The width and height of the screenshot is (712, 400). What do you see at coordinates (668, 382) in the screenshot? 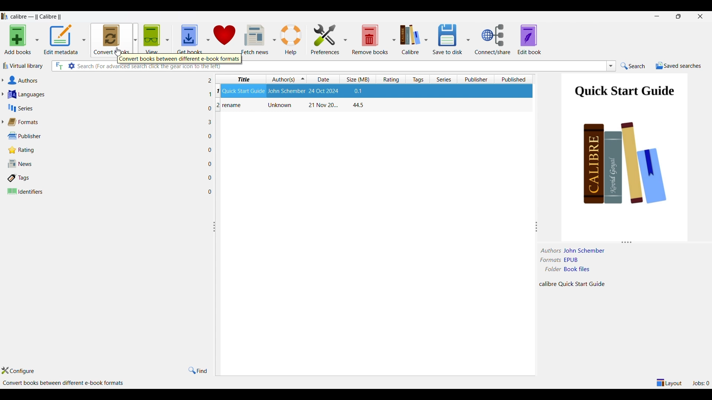
I see `Show/Hide parts of layout` at bounding box center [668, 382].